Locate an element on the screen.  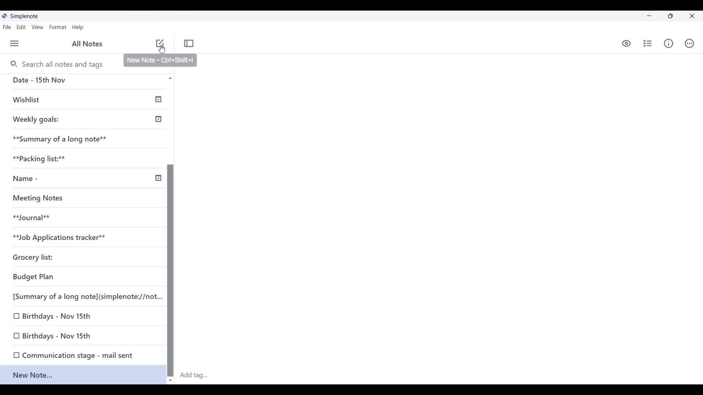
Minimize is located at coordinates (649, 16).